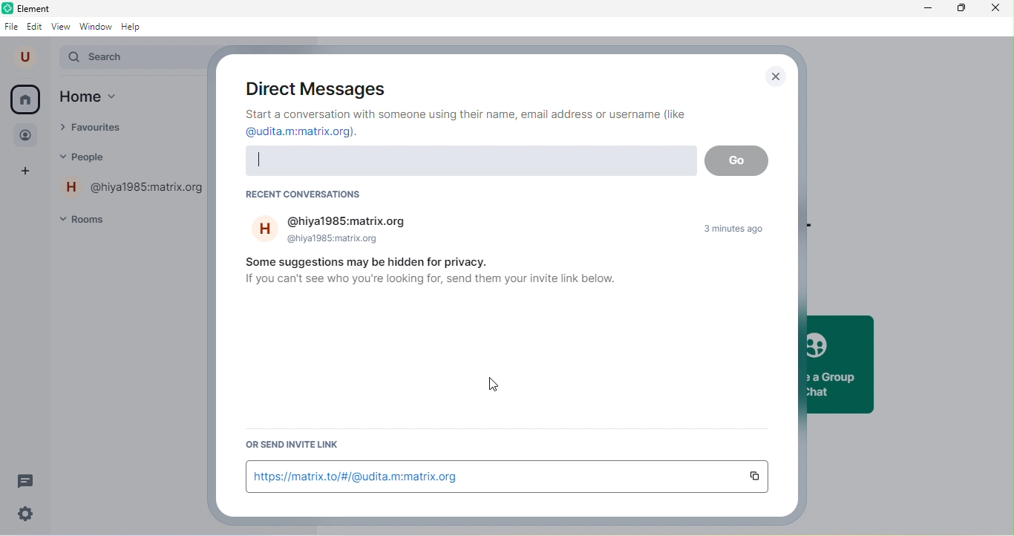  What do you see at coordinates (96, 26) in the screenshot?
I see `window` at bounding box center [96, 26].